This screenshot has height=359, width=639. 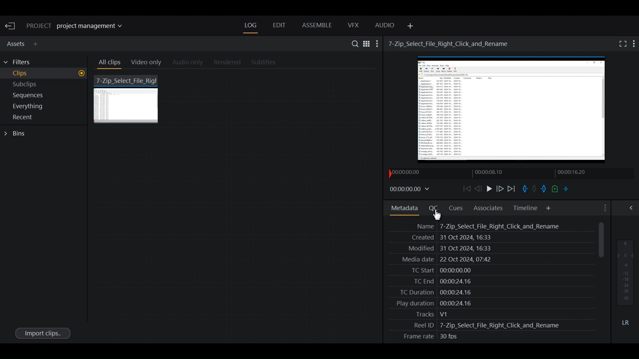 What do you see at coordinates (366, 43) in the screenshot?
I see `Toggle between list and Tile View` at bounding box center [366, 43].